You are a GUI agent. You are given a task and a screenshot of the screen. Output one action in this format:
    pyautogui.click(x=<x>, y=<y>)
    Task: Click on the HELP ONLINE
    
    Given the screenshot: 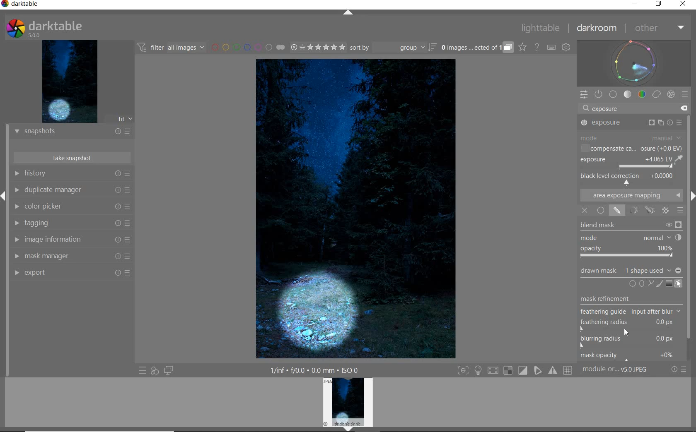 What is the action you would take?
    pyautogui.click(x=537, y=48)
    